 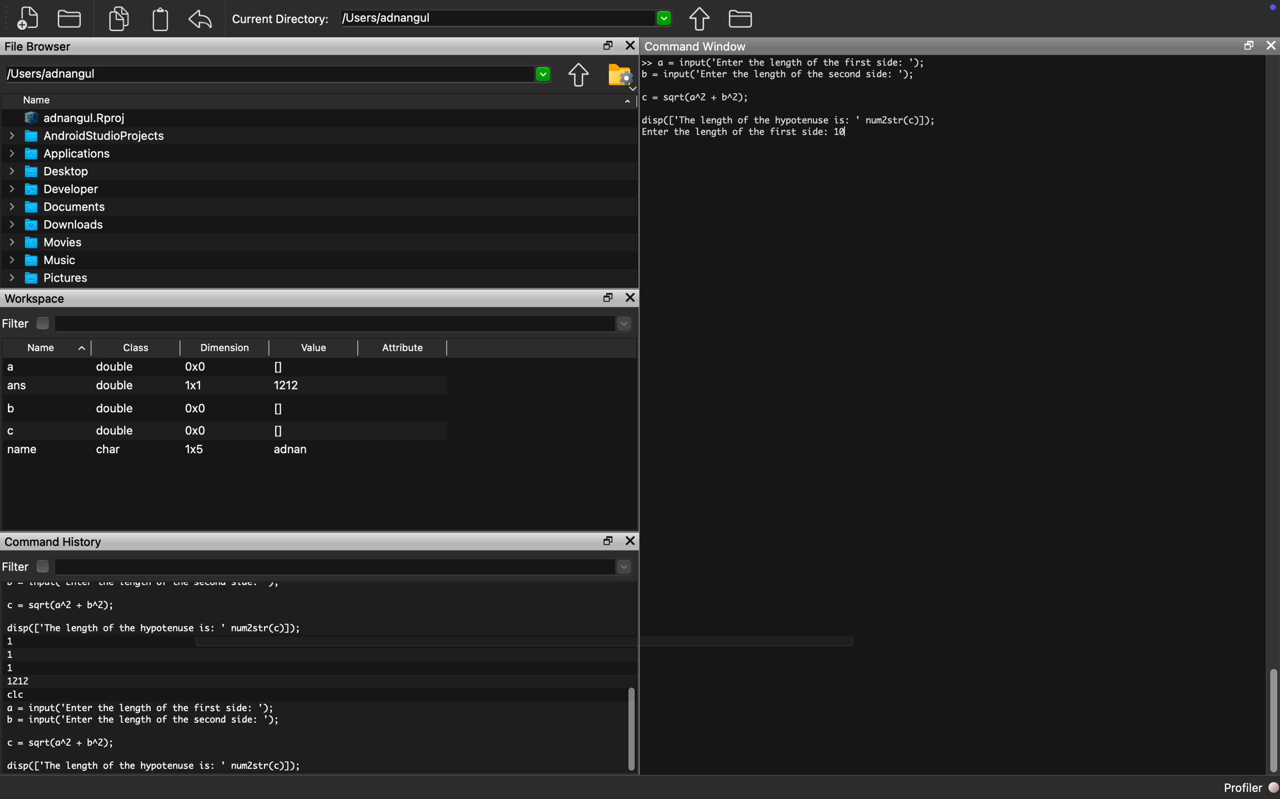 What do you see at coordinates (60, 207) in the screenshot?
I see `Documents` at bounding box center [60, 207].